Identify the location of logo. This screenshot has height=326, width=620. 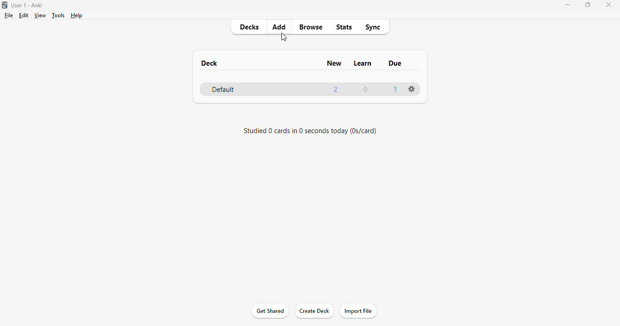
(5, 5).